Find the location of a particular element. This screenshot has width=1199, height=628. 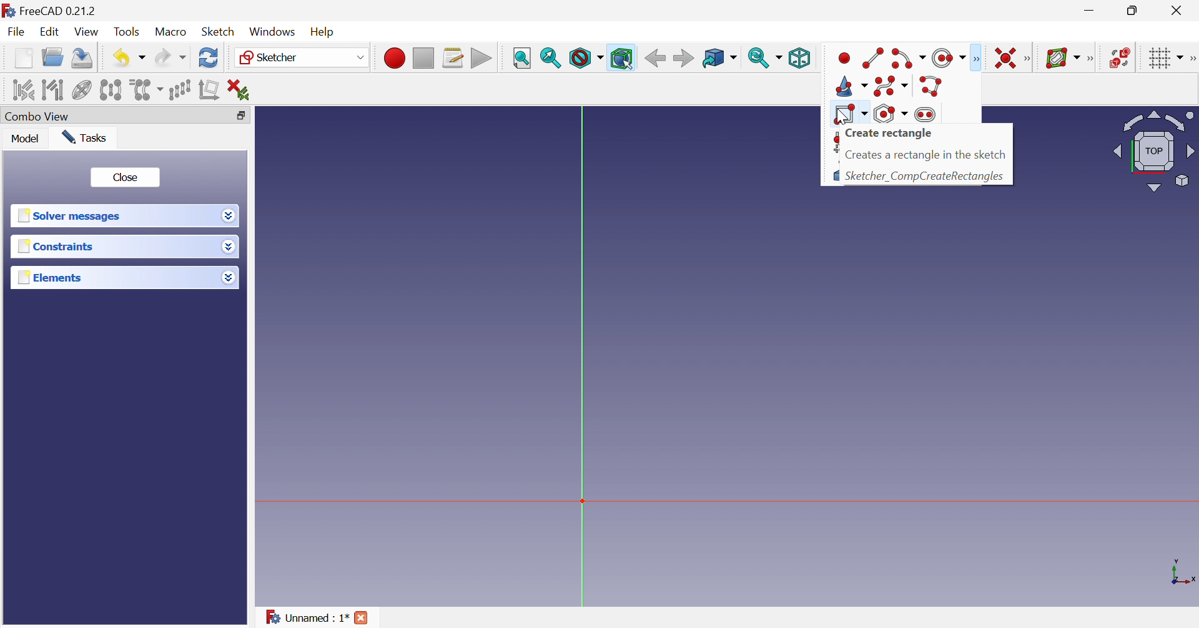

Create B-spline is located at coordinates (891, 86).